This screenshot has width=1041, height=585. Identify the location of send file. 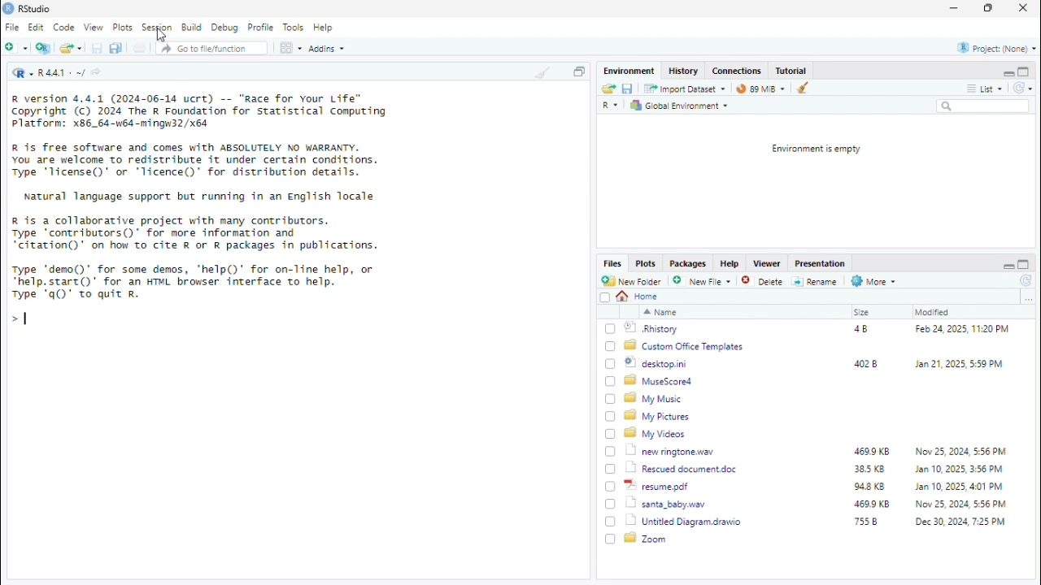
(608, 89).